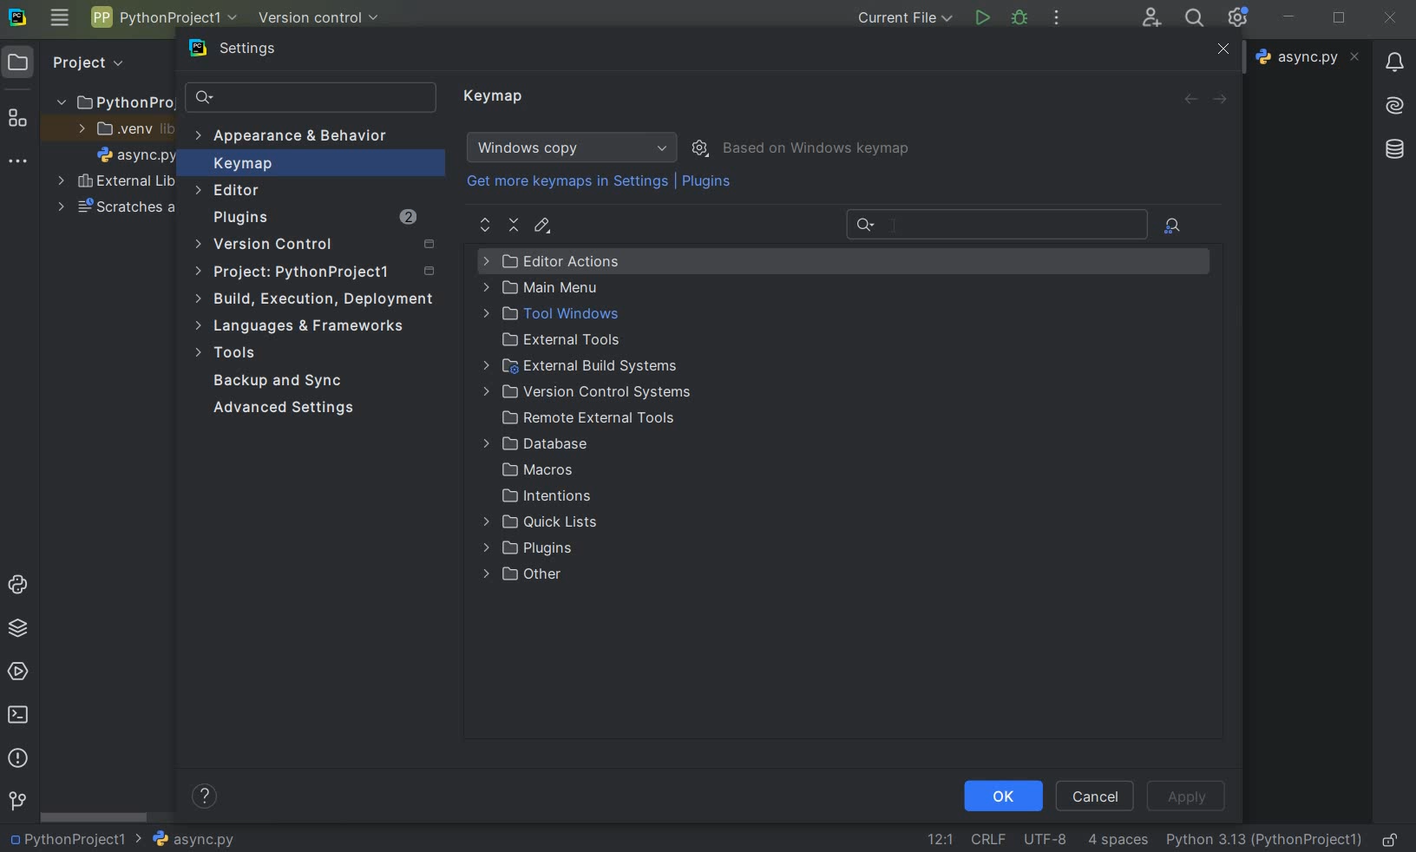  Describe the element at coordinates (59, 17) in the screenshot. I see `main menu` at that location.